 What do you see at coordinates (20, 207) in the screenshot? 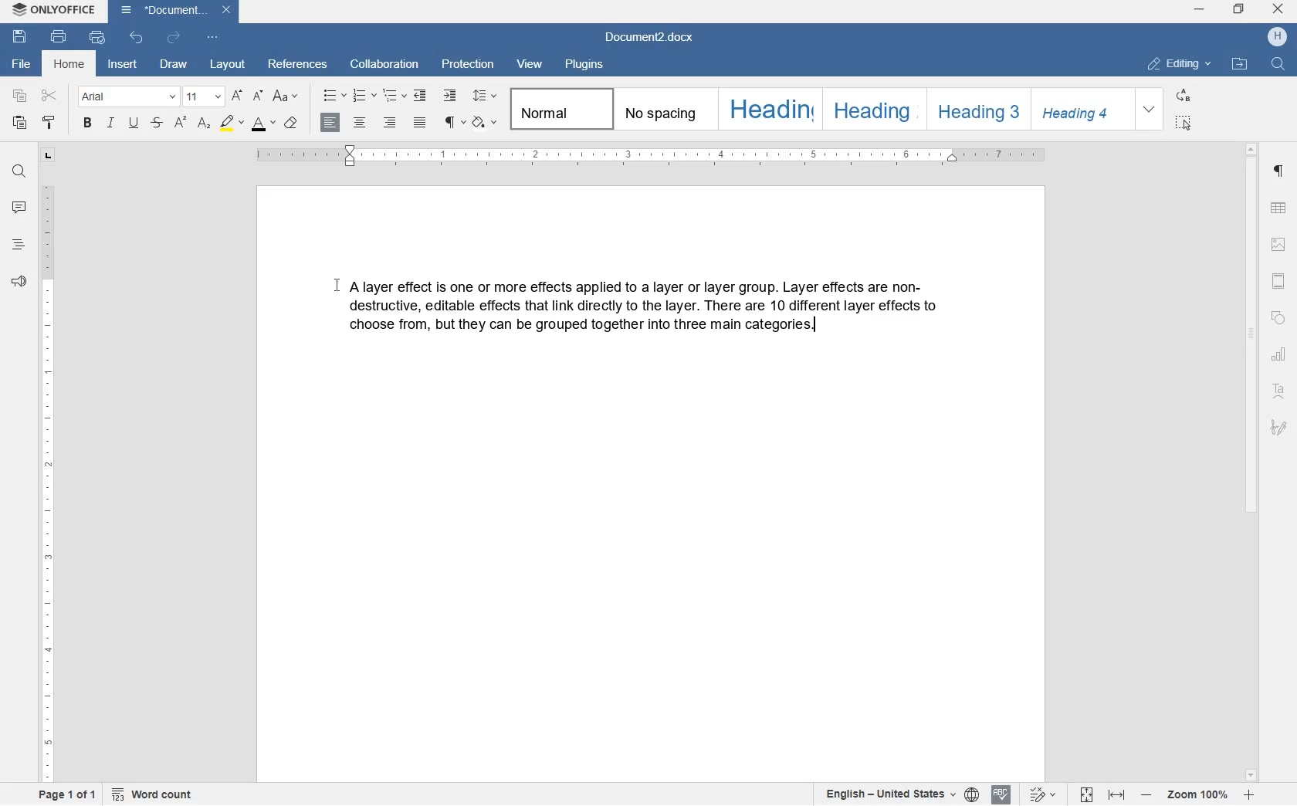
I see `comment` at bounding box center [20, 207].